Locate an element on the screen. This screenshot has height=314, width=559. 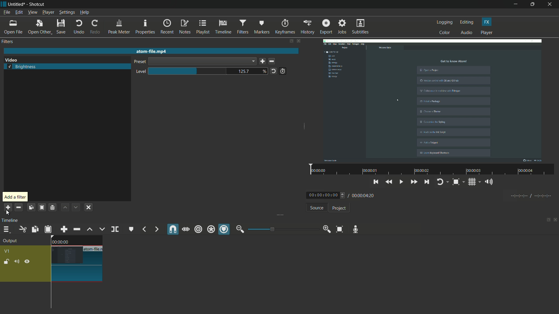
save is located at coordinates (262, 62).